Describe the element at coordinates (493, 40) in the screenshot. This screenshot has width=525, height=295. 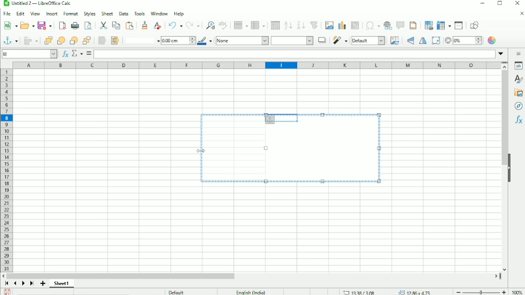
I see `Color` at that location.